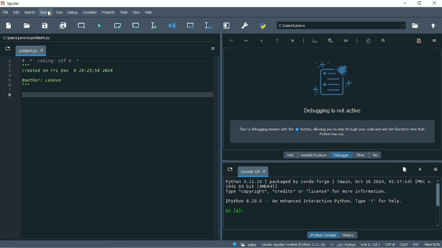  I want to click on File, so click(6, 12).